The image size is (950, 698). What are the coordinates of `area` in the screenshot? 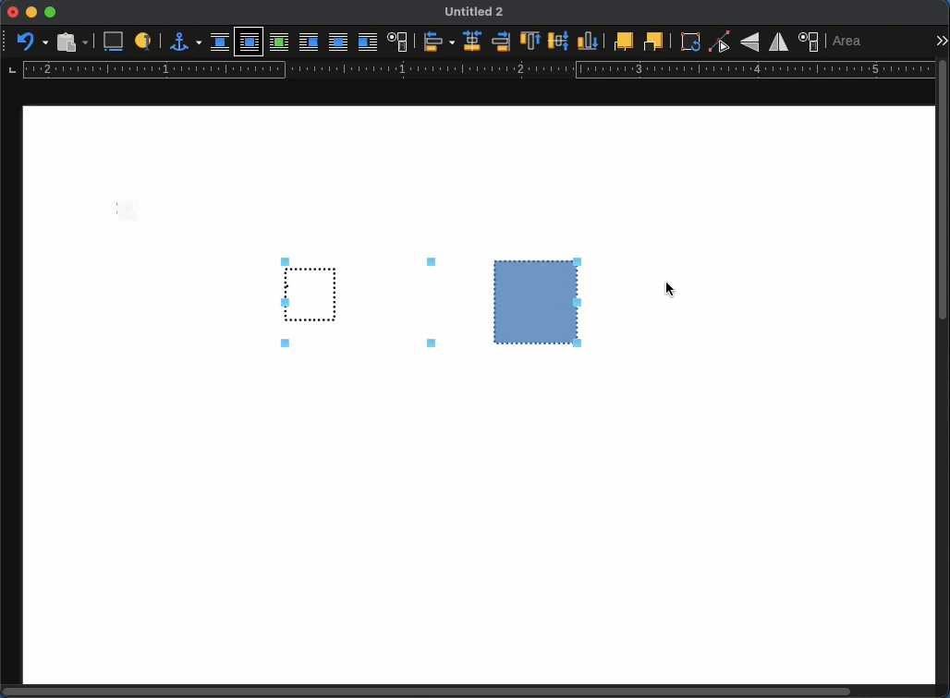 It's located at (849, 41).